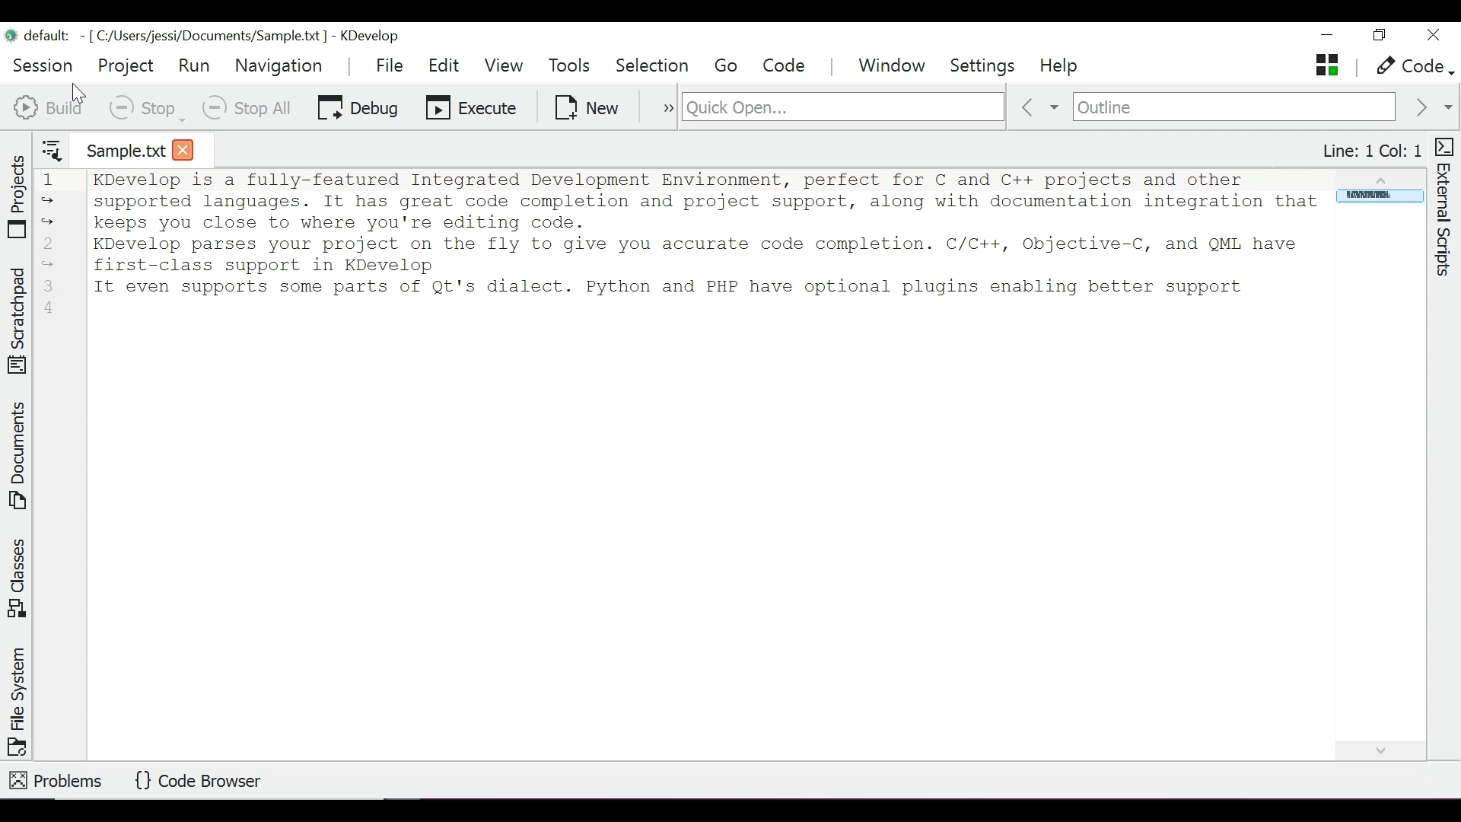  I want to click on Window, so click(891, 65).